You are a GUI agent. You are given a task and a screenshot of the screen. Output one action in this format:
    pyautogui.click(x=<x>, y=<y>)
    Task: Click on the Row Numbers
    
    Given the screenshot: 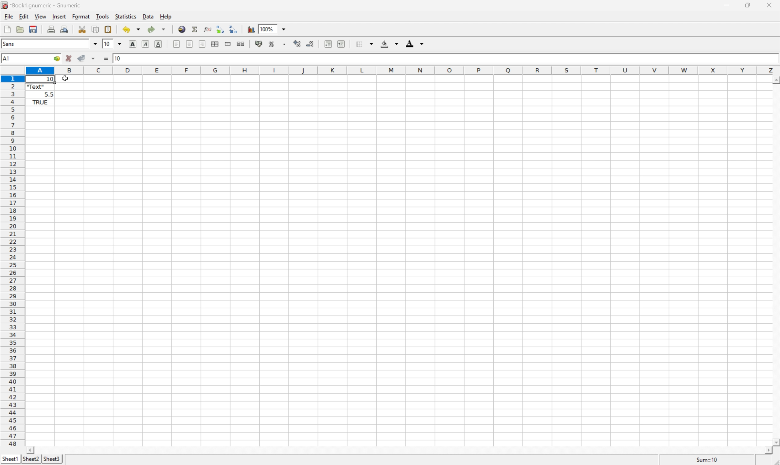 What is the action you would take?
    pyautogui.click(x=12, y=262)
    